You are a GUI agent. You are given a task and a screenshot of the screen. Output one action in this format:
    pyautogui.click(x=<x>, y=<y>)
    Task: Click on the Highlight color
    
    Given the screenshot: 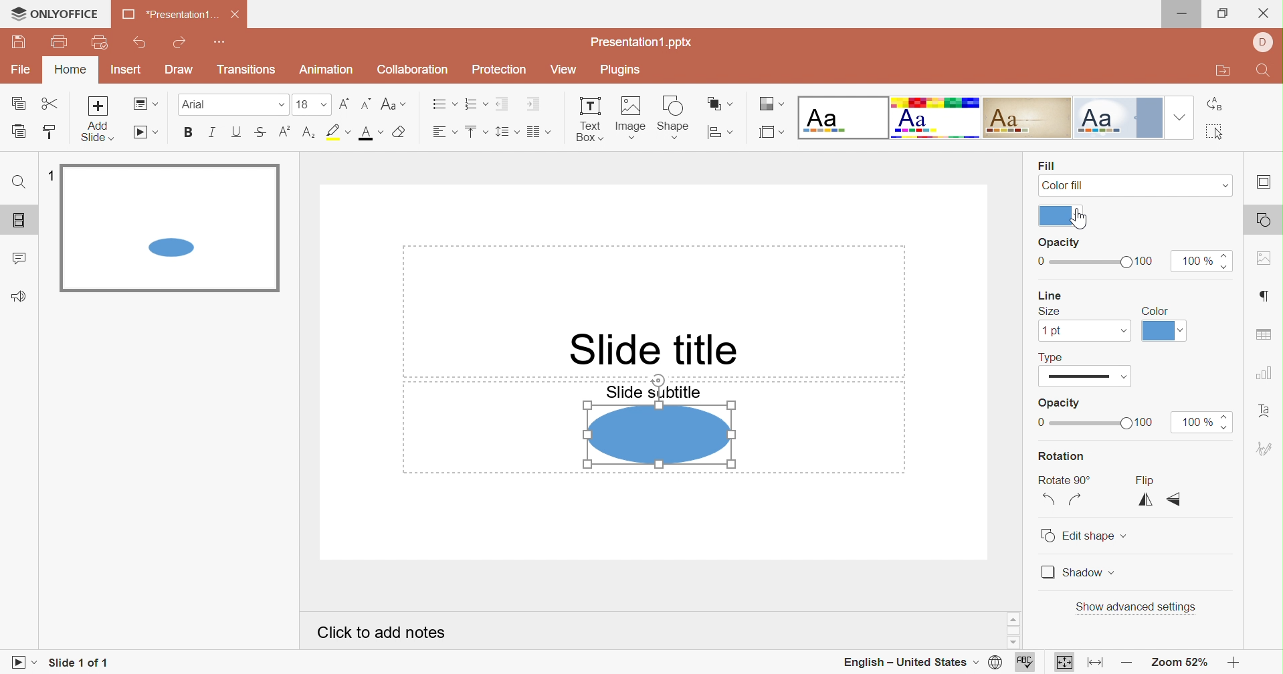 What is the action you would take?
    pyautogui.click(x=336, y=131)
    